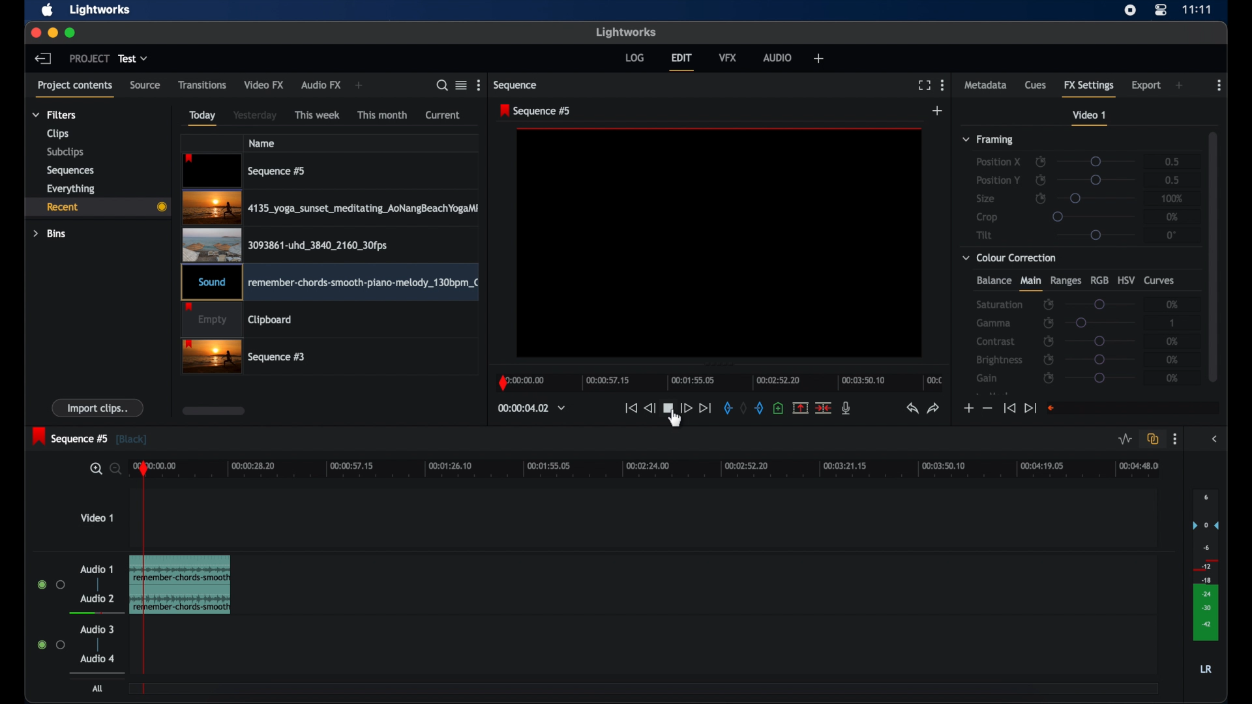 The height and width of the screenshot is (704, 1252). I want to click on 0%, so click(1174, 359).